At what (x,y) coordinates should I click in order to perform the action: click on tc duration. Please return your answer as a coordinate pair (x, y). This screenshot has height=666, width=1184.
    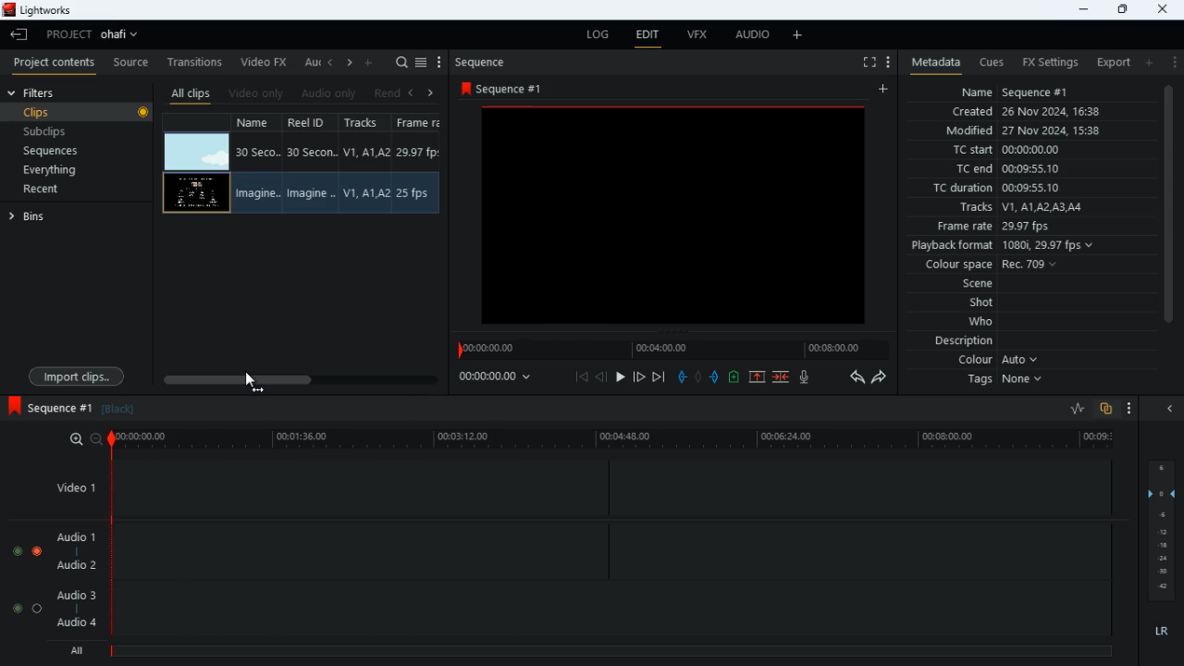
    Looking at the image, I should click on (994, 188).